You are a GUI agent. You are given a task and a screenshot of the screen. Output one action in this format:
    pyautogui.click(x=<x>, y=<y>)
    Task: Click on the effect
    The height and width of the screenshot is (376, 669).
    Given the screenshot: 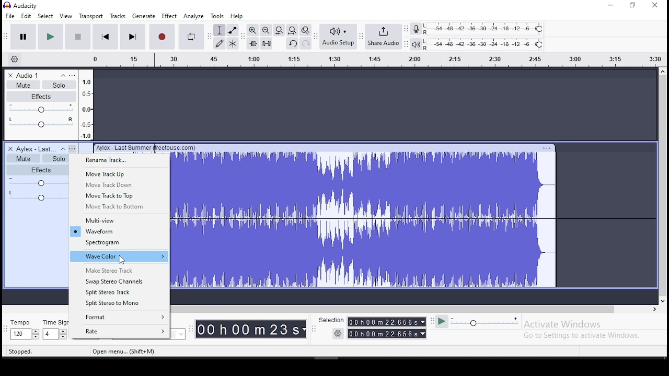 What is the action you would take?
    pyautogui.click(x=170, y=16)
    